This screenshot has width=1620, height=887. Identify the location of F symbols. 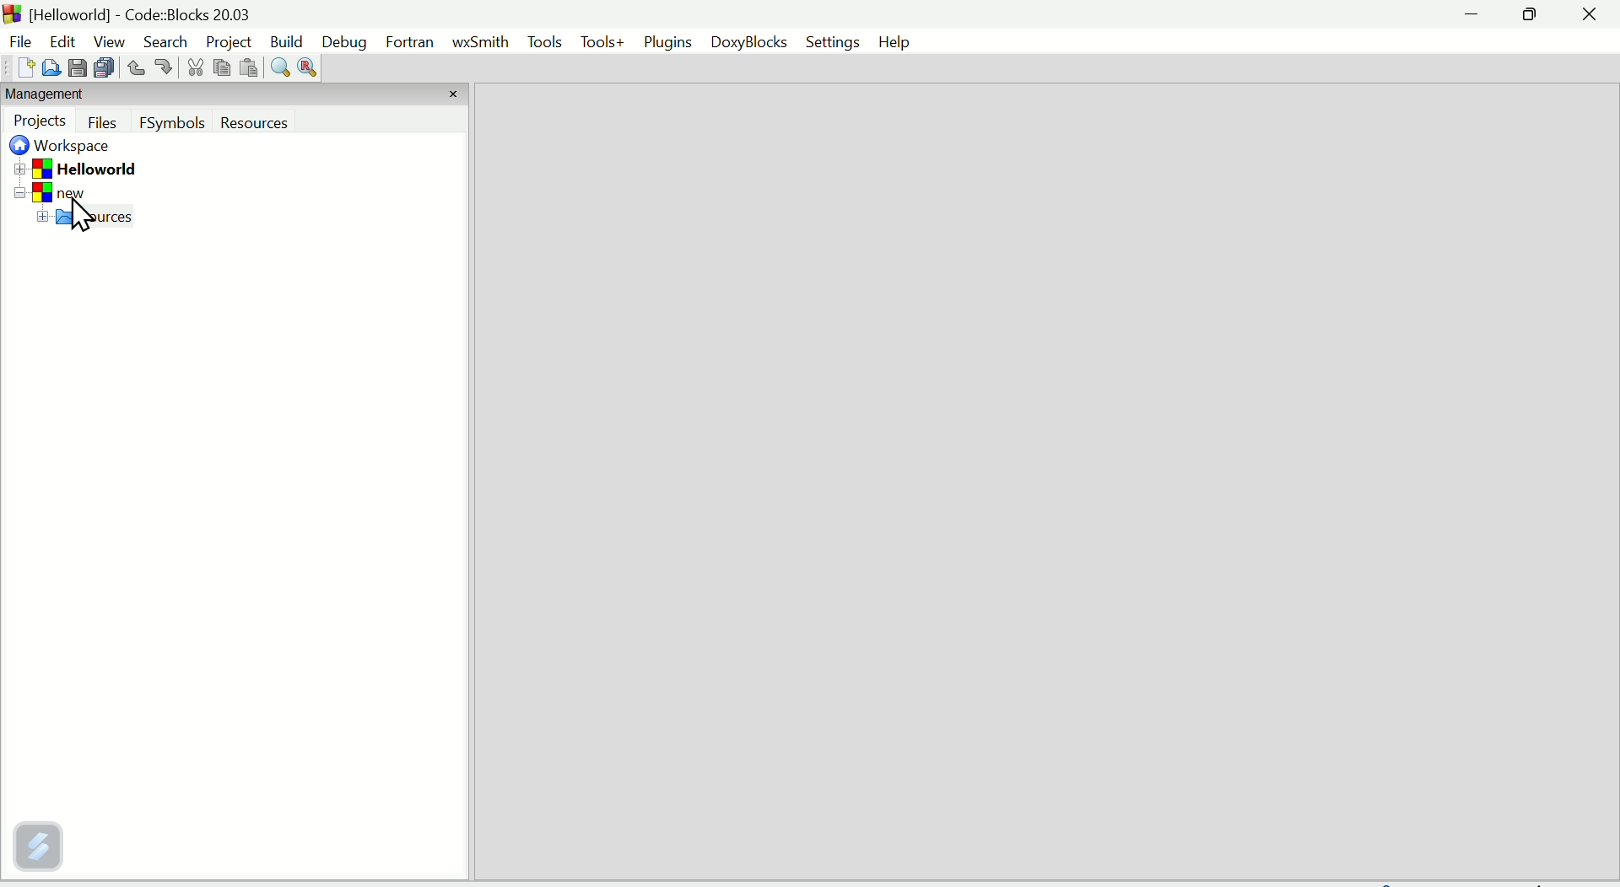
(173, 126).